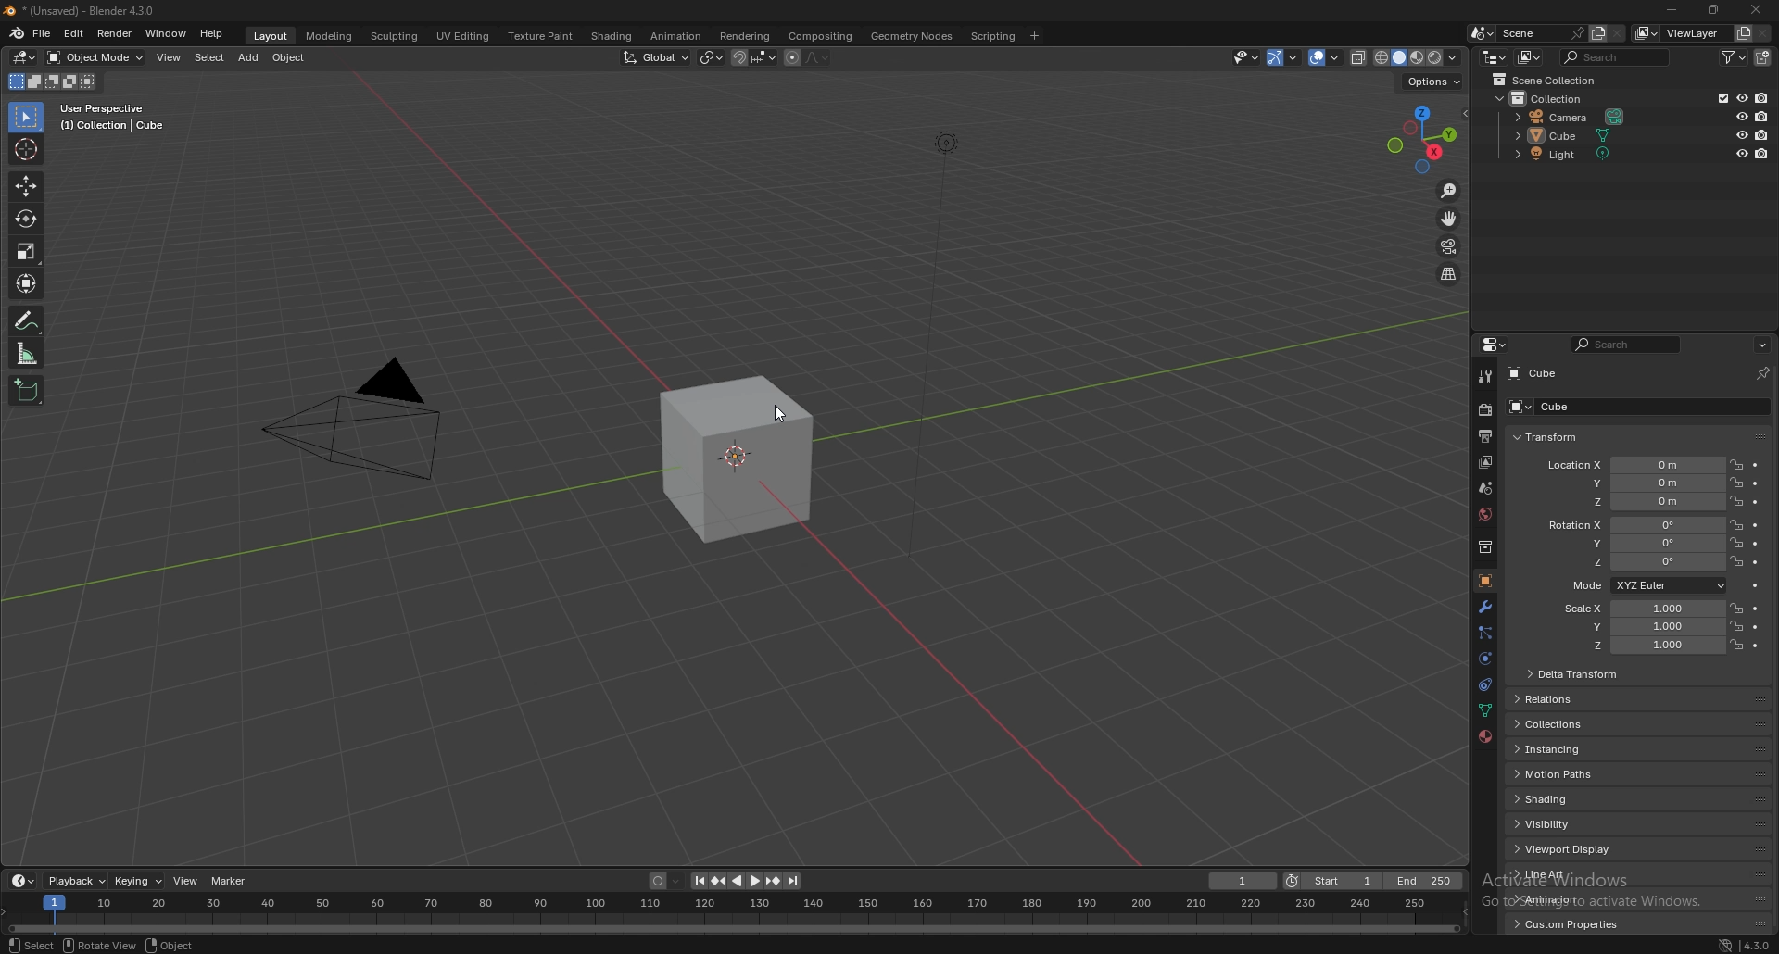 Image resolution: width=1779 pixels, height=954 pixels. Describe the element at coordinates (1484, 659) in the screenshot. I see `physics` at that location.